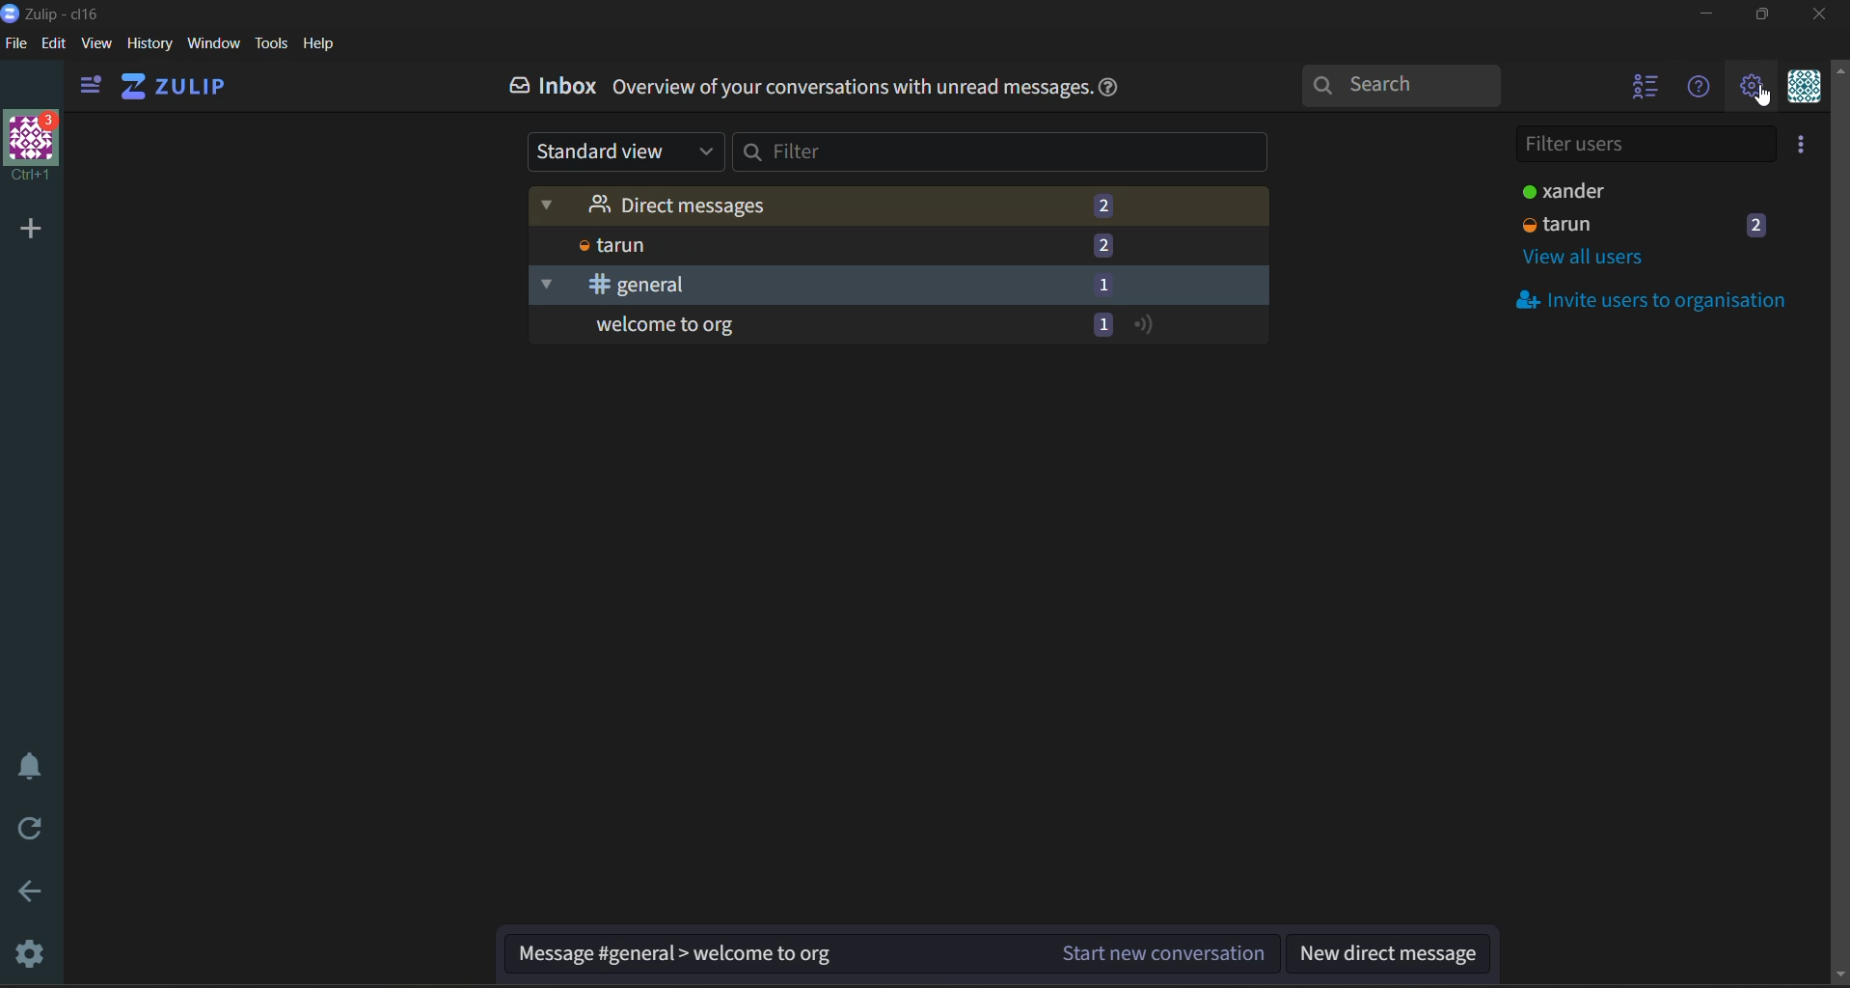  What do you see at coordinates (1633, 190) in the screenshot?
I see `xander` at bounding box center [1633, 190].